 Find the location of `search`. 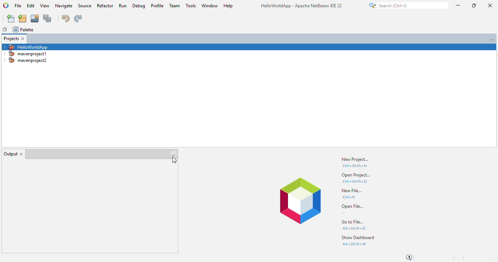

search is located at coordinates (408, 5).